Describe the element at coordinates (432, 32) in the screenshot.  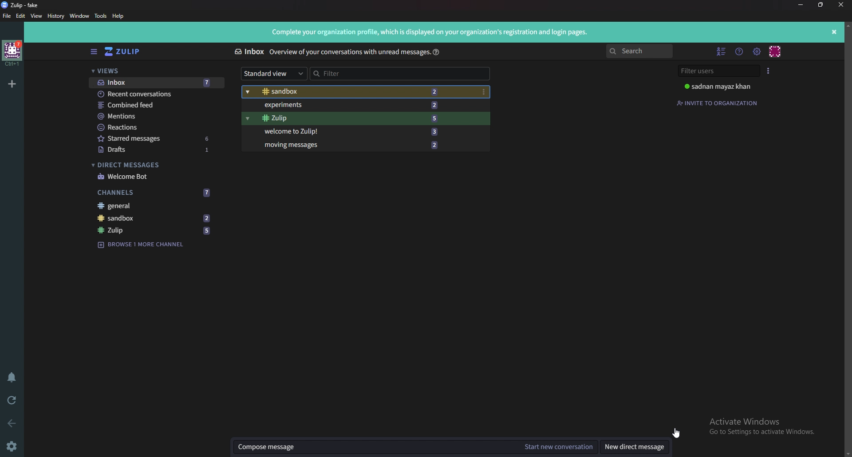
I see `info` at that location.